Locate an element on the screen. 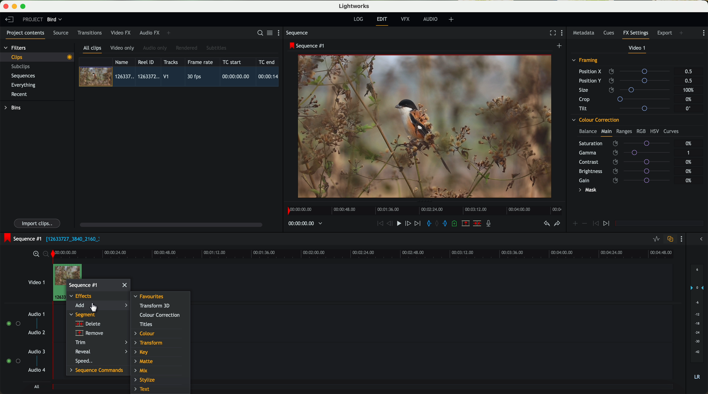  metadata is located at coordinates (585, 33).